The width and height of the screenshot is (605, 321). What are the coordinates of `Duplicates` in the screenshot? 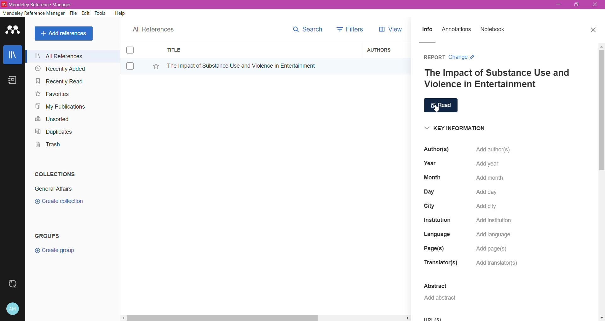 It's located at (54, 132).